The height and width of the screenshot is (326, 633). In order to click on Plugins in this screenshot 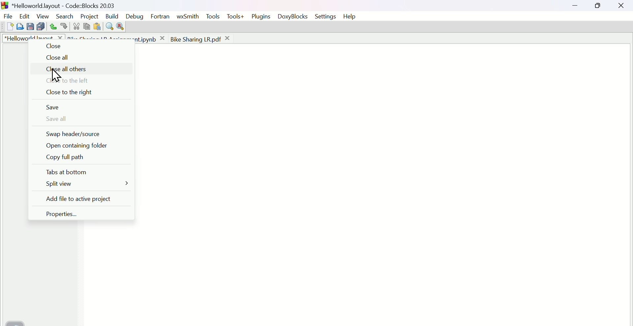, I will do `click(263, 16)`.